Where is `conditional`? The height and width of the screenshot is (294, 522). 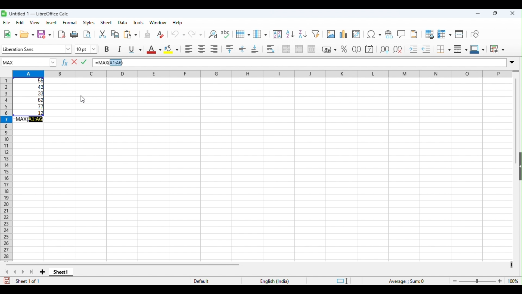 conditional is located at coordinates (497, 49).